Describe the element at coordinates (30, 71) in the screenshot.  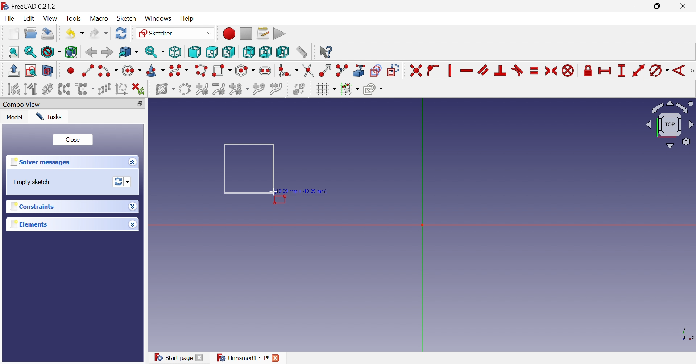
I see `View sketch` at that location.